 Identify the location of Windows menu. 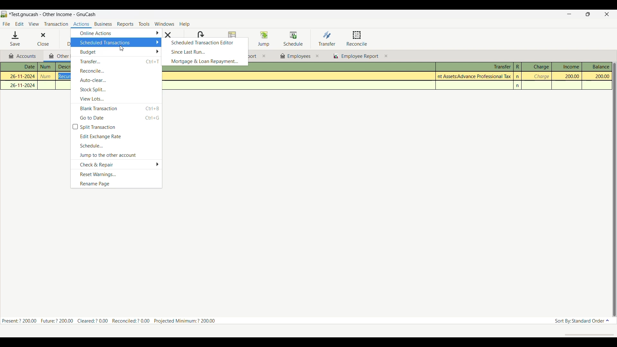
(164, 24).